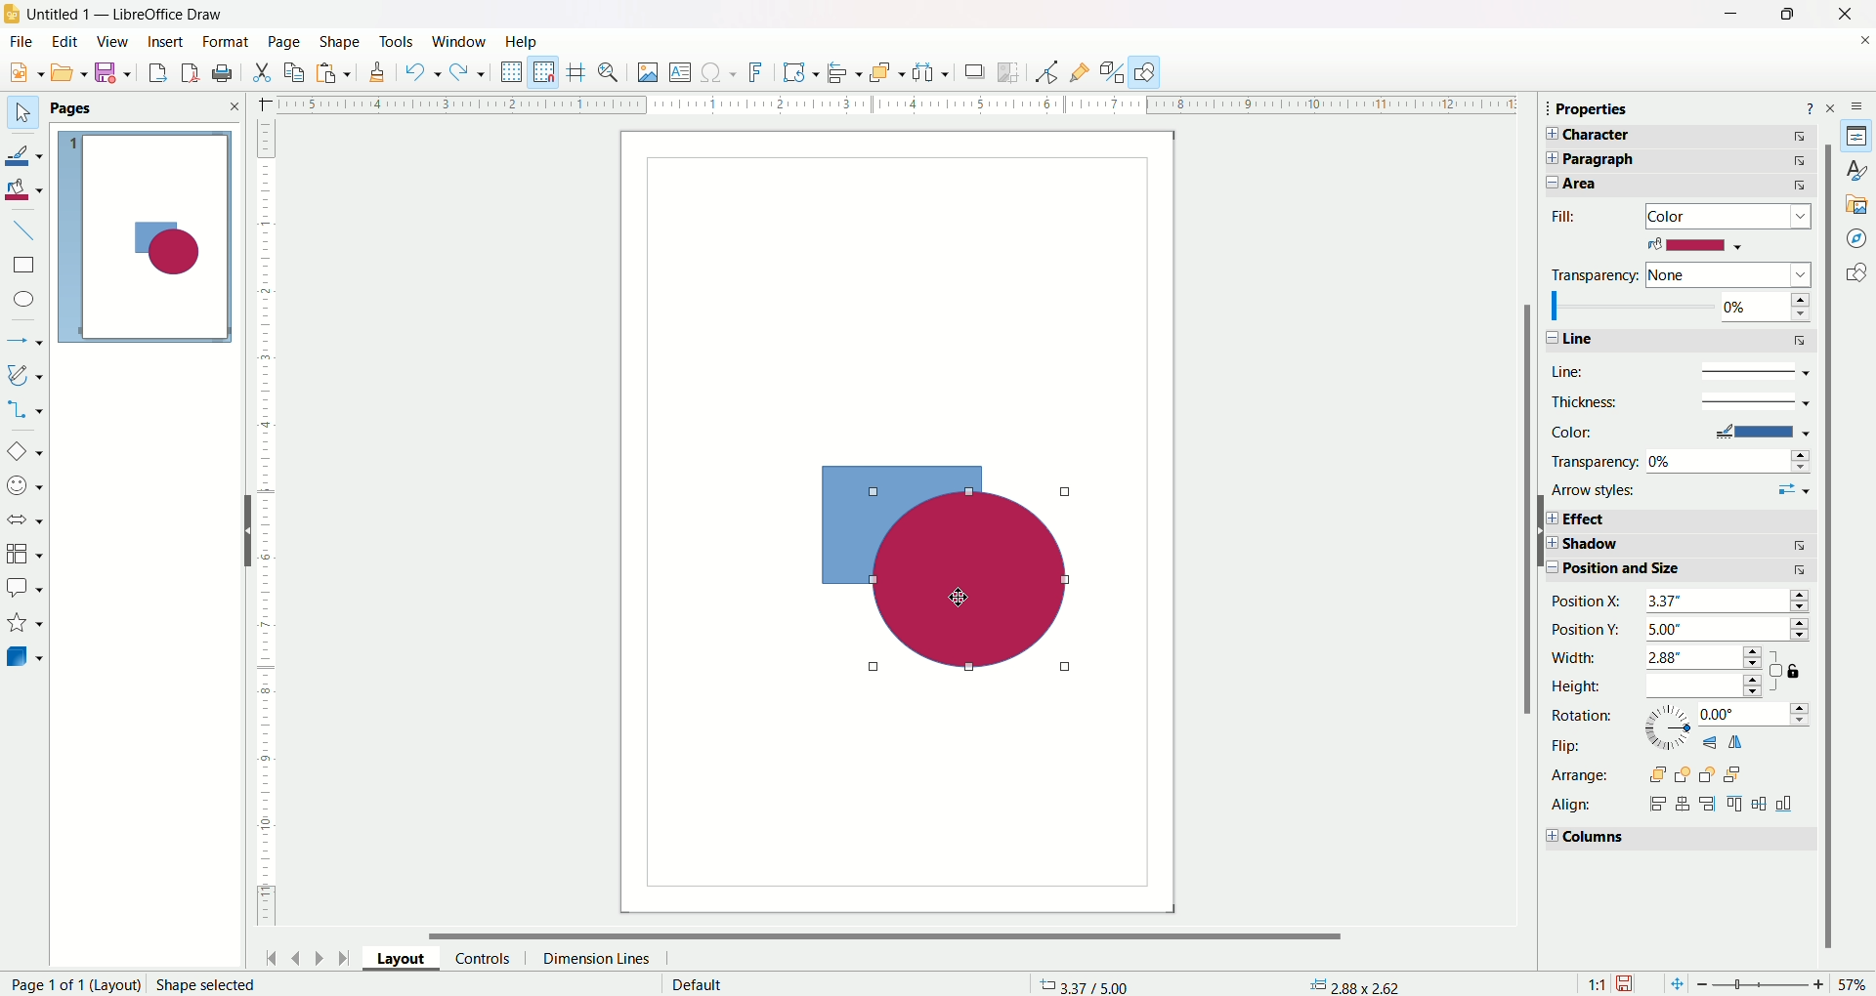 The image size is (1876, 996). I want to click on page, so click(282, 41).